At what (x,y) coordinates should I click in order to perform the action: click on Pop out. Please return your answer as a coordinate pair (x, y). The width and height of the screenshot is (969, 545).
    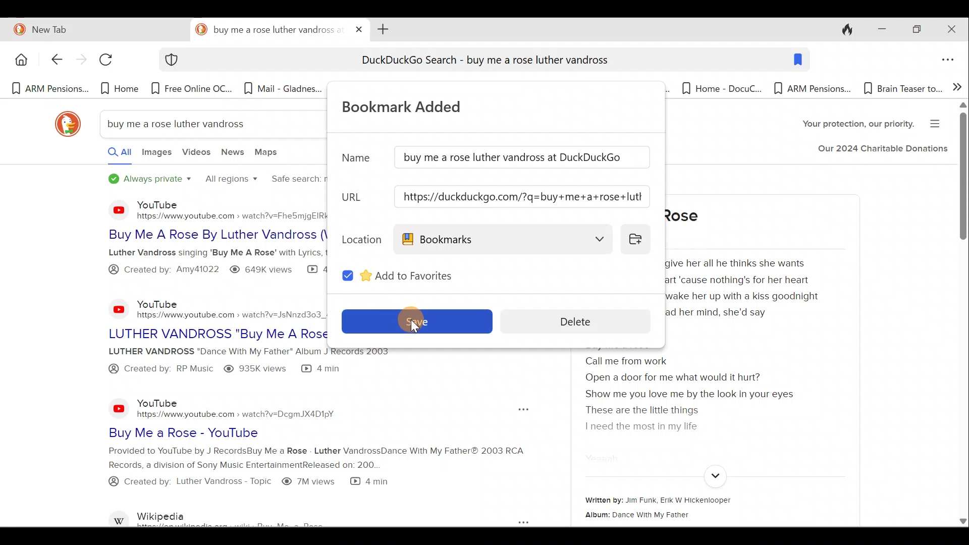
    Looking at the image, I should click on (512, 521).